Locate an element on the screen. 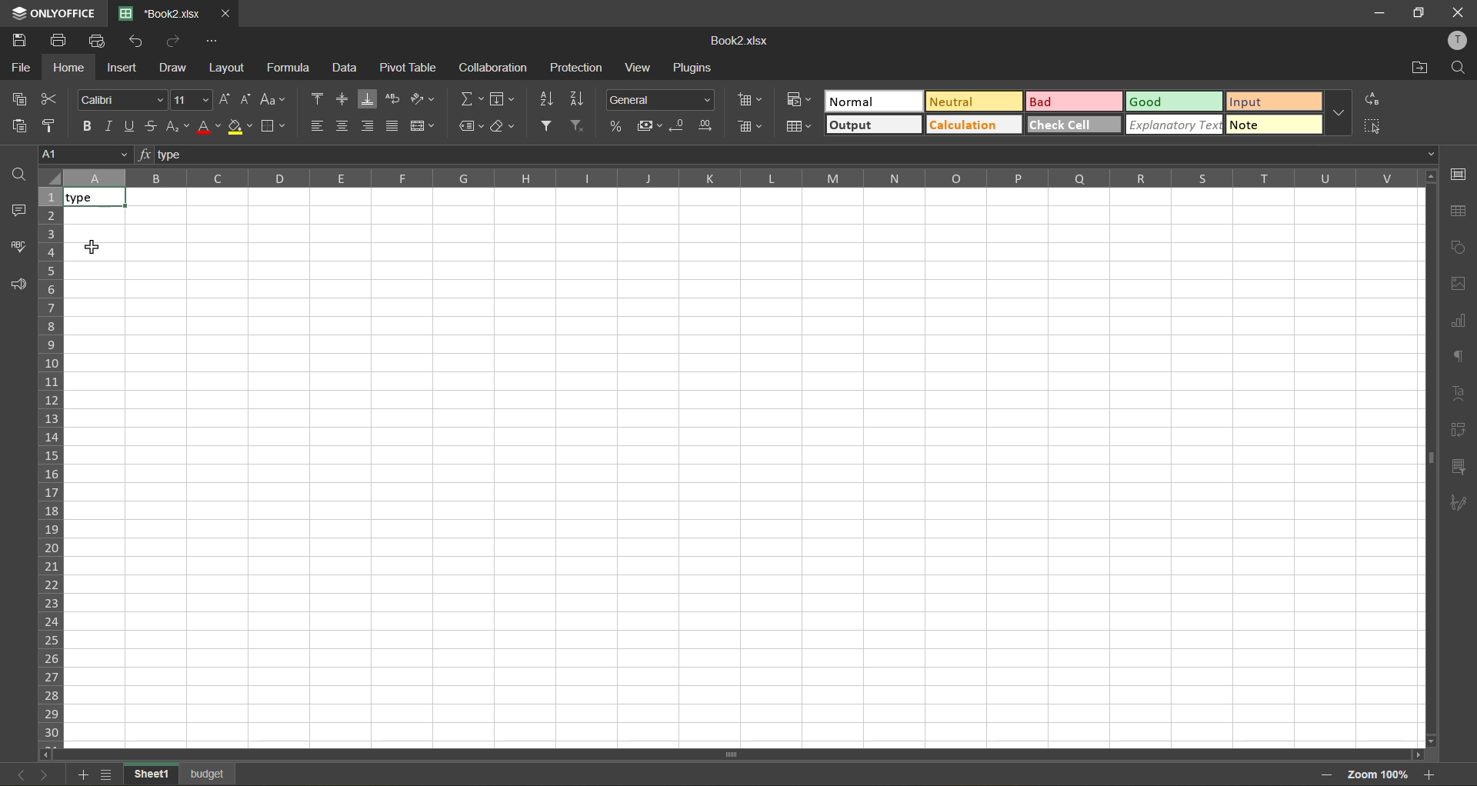 This screenshot has height=786, width=1477. scroll bar is located at coordinates (1428, 406).